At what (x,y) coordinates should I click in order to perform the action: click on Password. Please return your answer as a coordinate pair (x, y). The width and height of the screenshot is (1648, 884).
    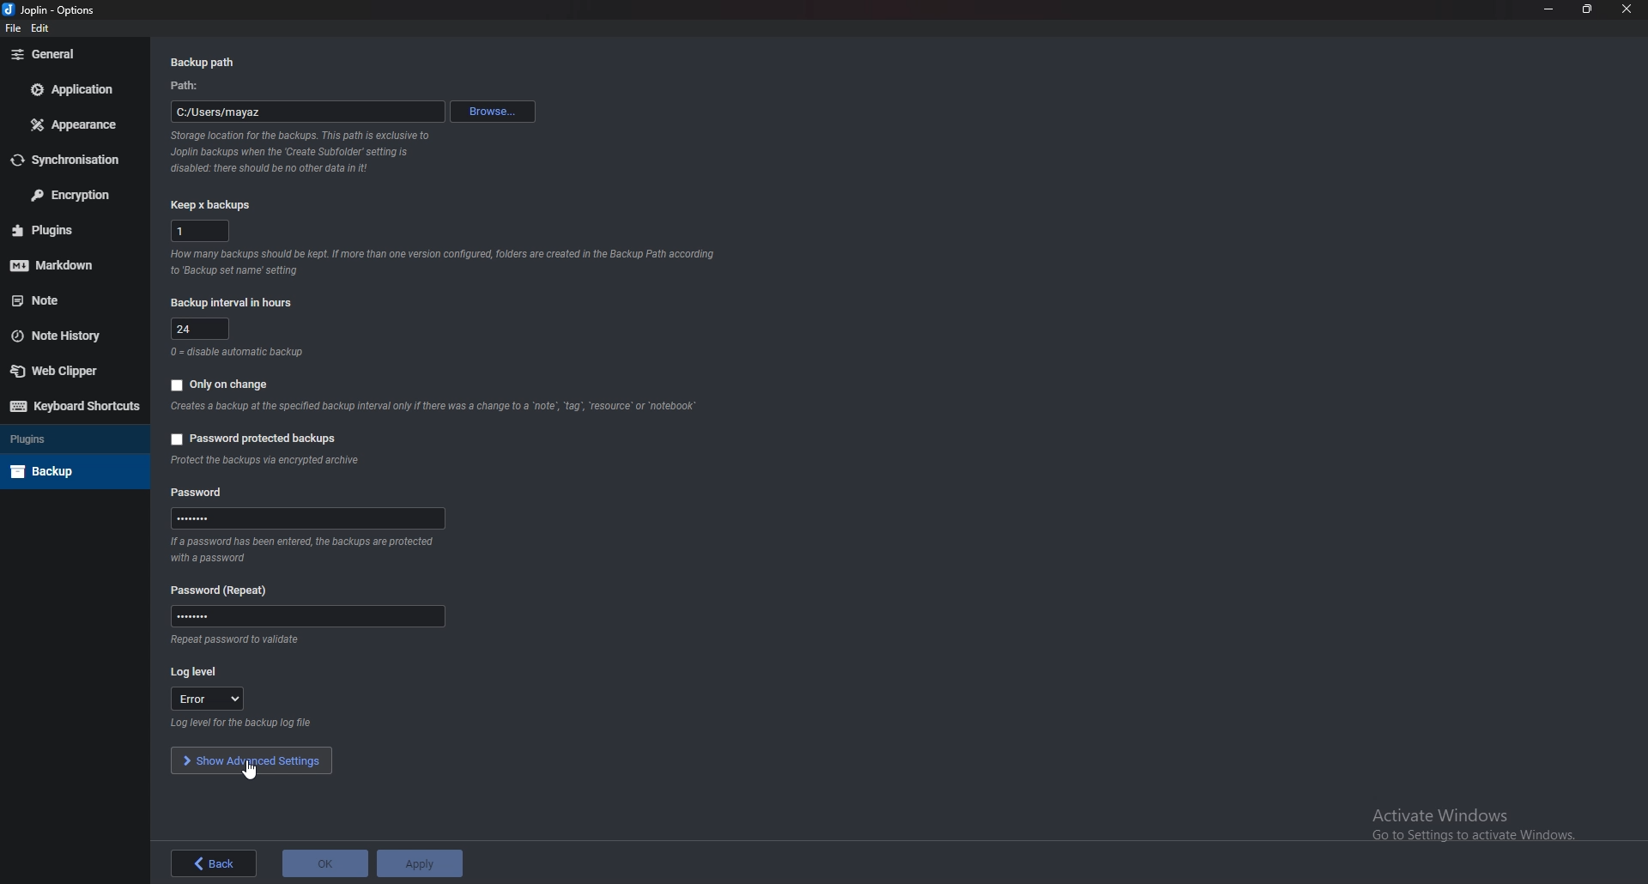
    Looking at the image, I should click on (306, 617).